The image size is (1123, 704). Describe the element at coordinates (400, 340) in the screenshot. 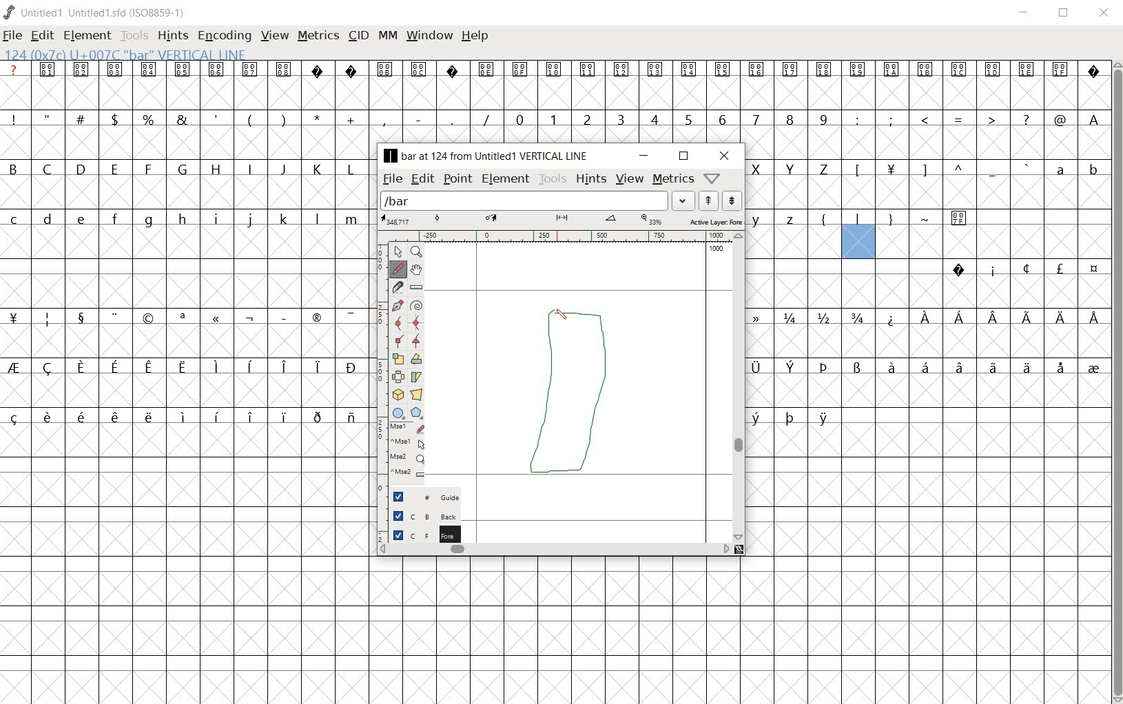

I see `Add a corner point` at that location.